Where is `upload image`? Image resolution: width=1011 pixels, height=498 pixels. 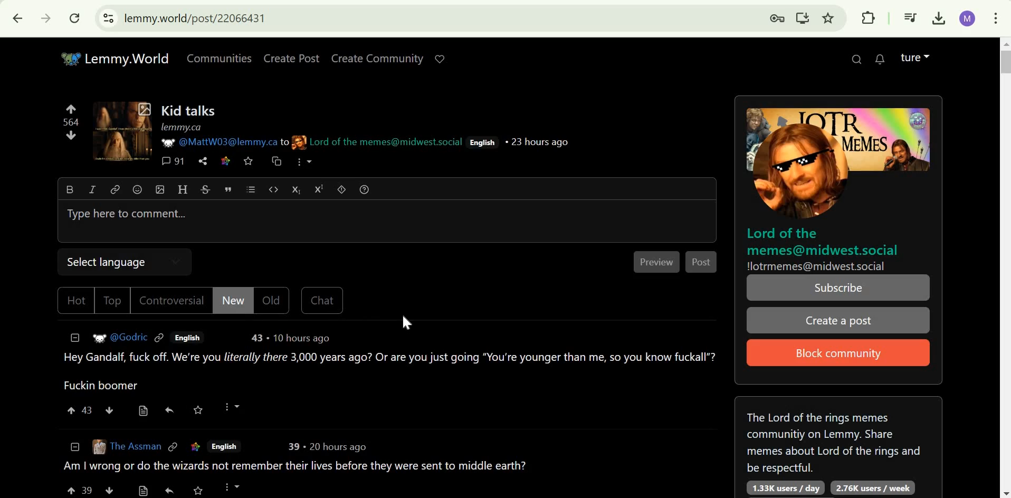
upload image is located at coordinates (159, 189).